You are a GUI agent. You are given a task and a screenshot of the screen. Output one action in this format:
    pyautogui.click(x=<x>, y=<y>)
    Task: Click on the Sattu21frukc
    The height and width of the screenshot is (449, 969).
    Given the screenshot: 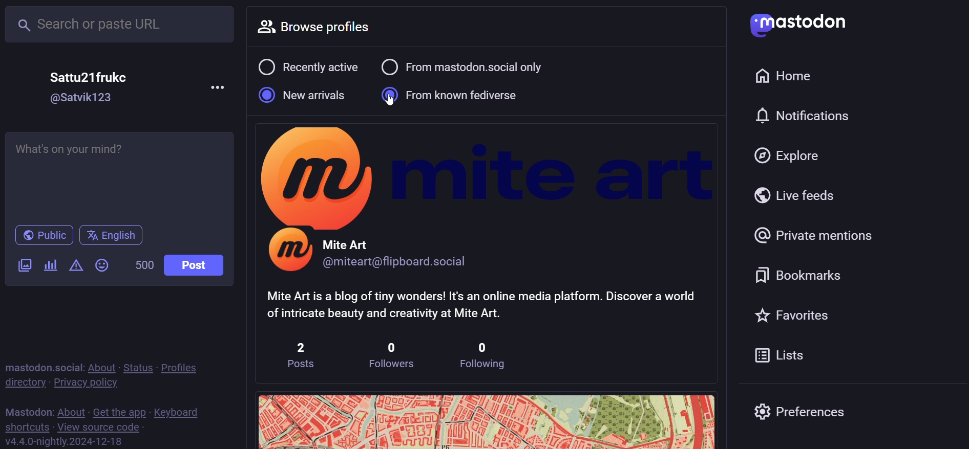 What is the action you would take?
    pyautogui.click(x=90, y=77)
    